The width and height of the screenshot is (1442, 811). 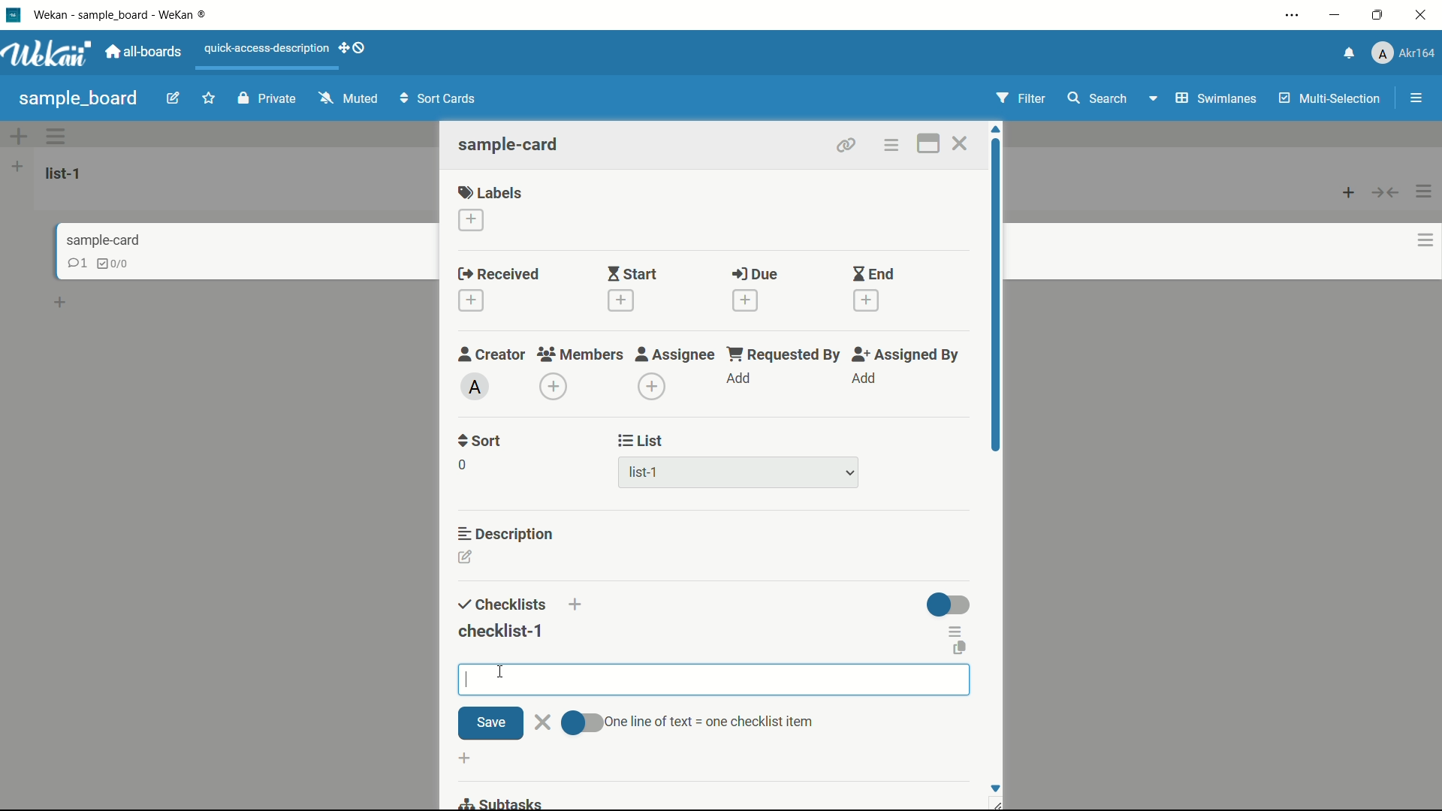 I want to click on checklist-1, so click(x=508, y=635).